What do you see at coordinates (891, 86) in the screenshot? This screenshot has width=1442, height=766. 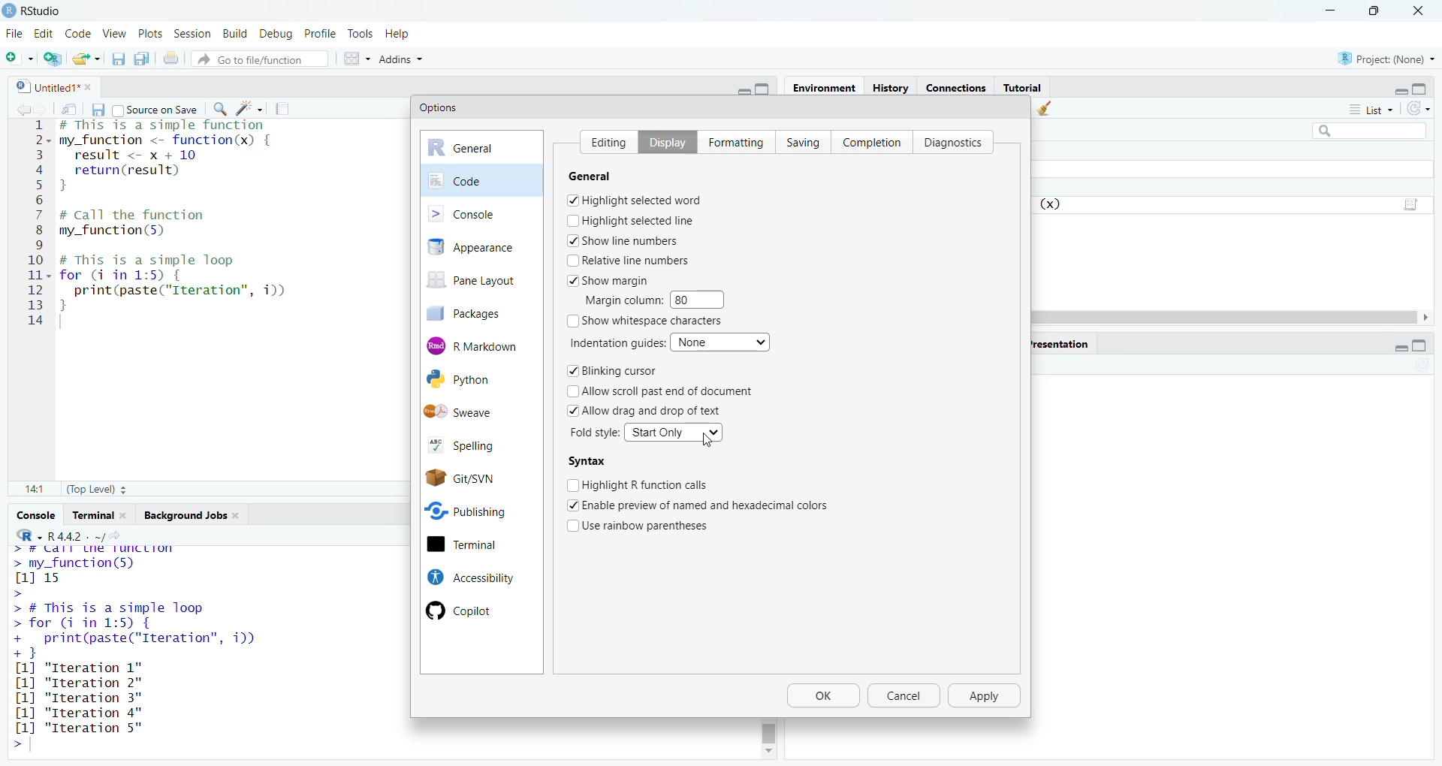 I see `History` at bounding box center [891, 86].